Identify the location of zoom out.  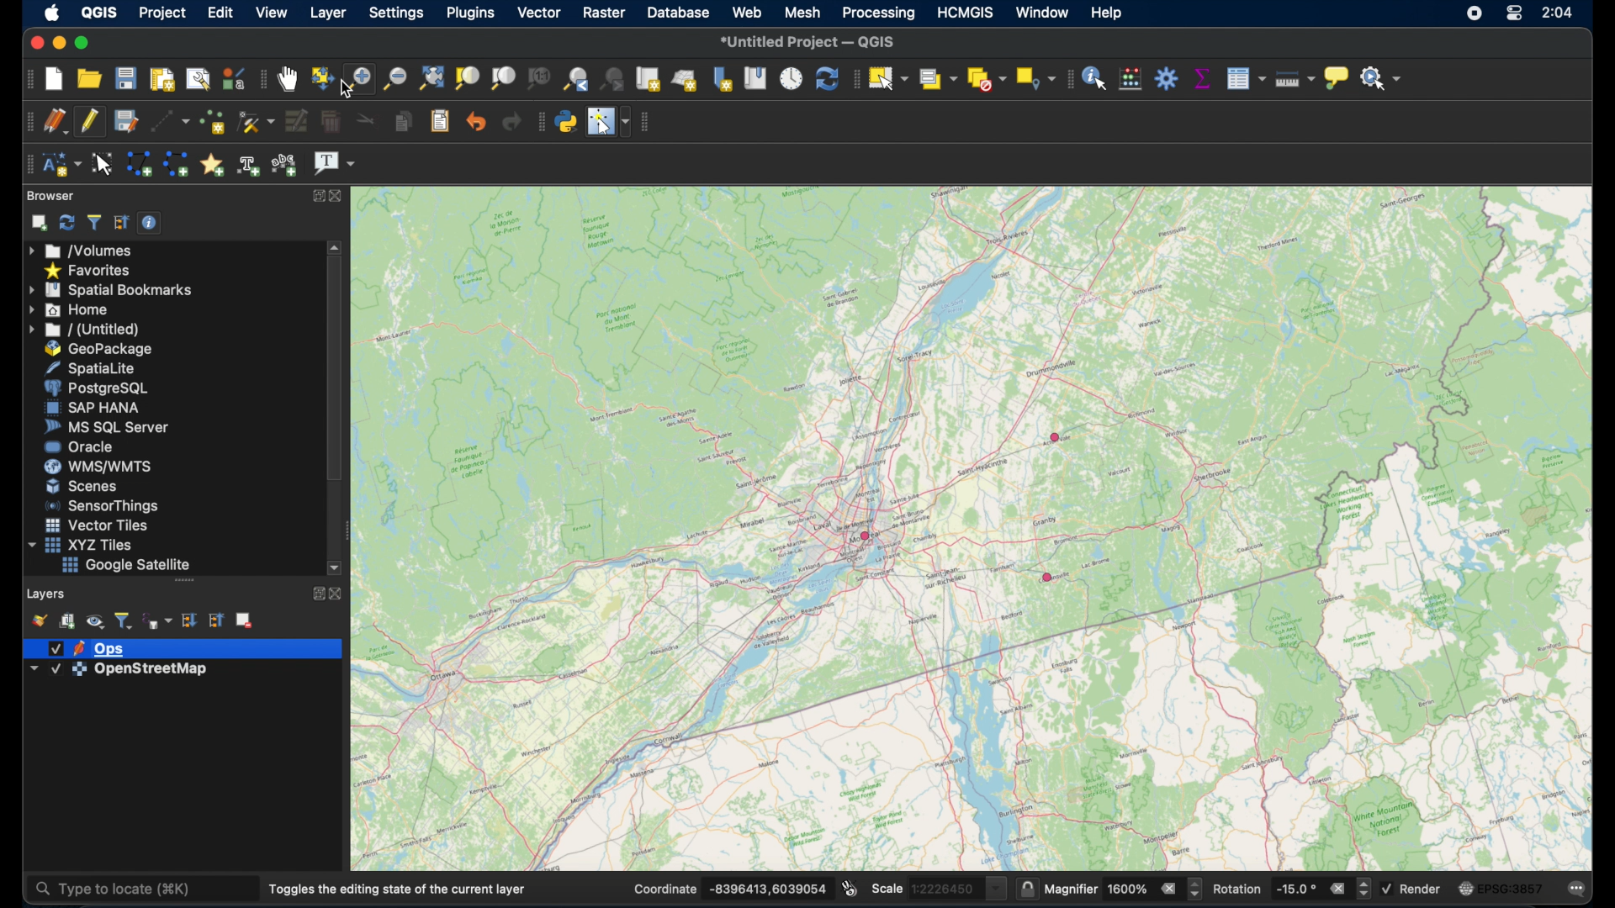
(393, 80).